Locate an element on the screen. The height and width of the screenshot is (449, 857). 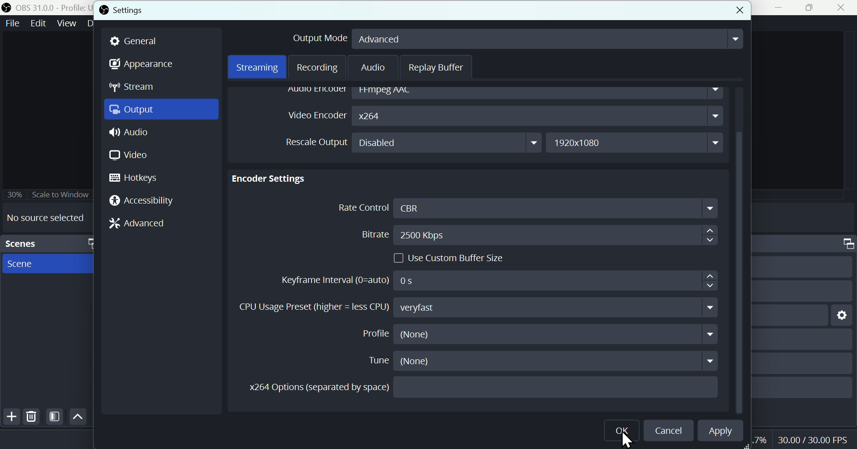
separated by space is located at coordinates (484, 388).